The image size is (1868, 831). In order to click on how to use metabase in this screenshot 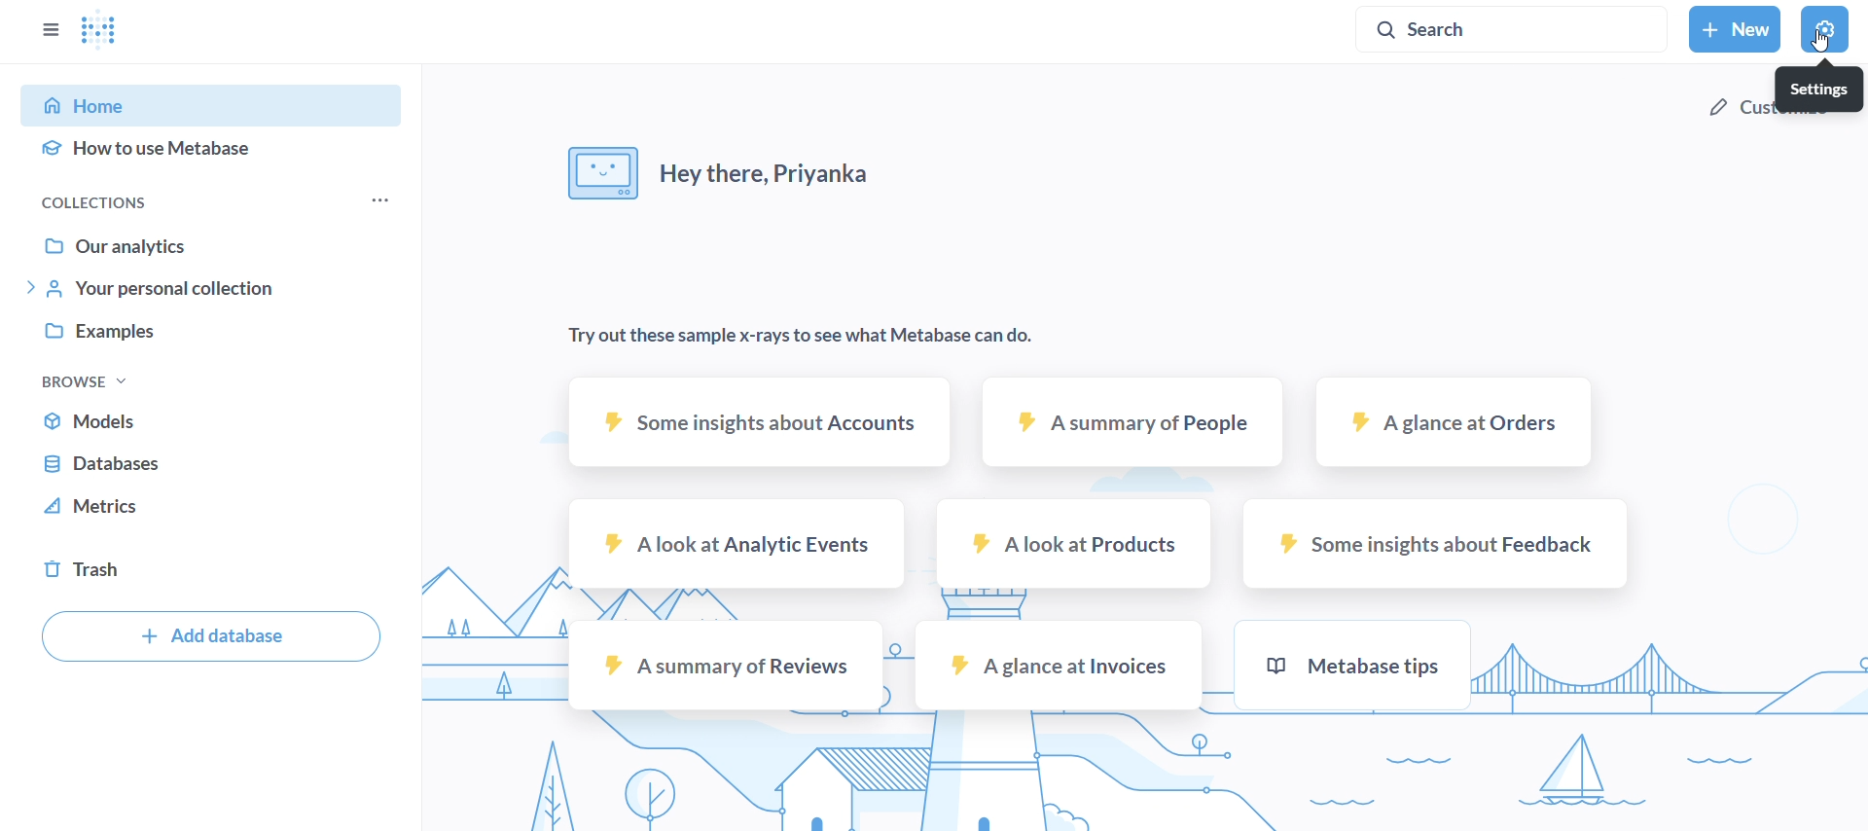, I will do `click(217, 152)`.